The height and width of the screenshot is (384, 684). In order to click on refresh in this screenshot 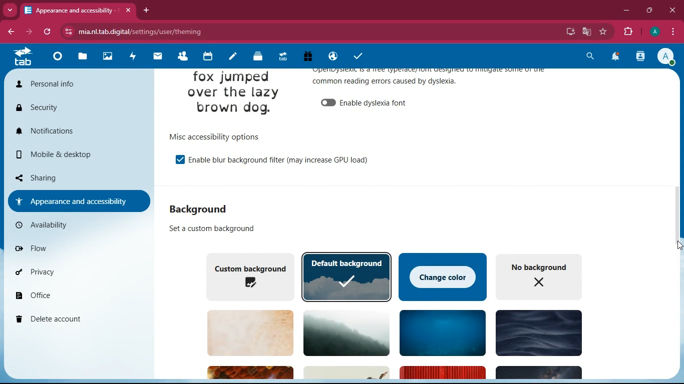, I will do `click(47, 31)`.